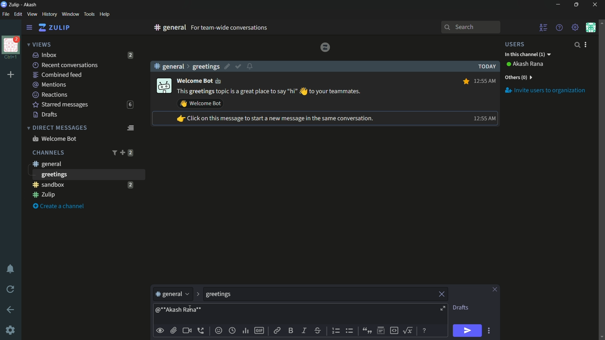 This screenshot has height=340, width=605. Describe the element at coordinates (60, 105) in the screenshot. I see `starred messages` at that location.